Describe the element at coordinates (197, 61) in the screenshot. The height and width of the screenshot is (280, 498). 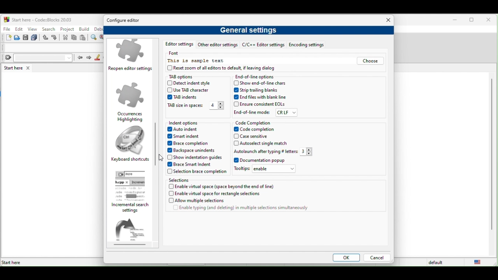
I see `this is sample text` at that location.